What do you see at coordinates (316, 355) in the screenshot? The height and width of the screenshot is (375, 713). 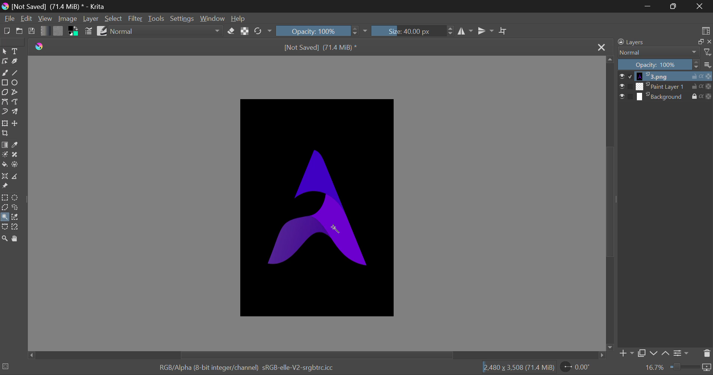 I see `Scroll Bar` at bounding box center [316, 355].